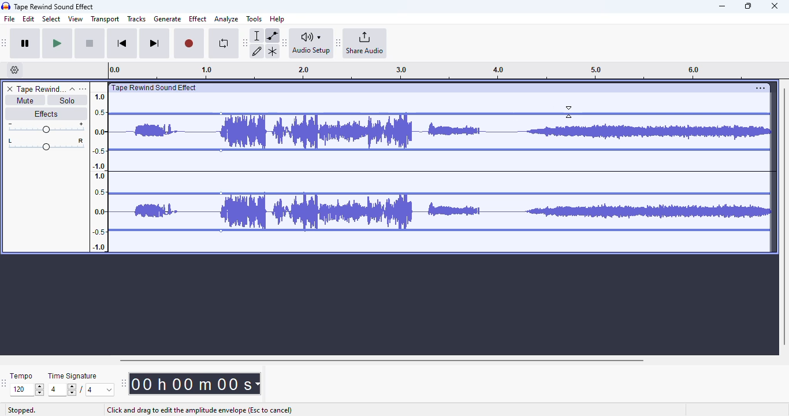  I want to click on minimize, so click(722, 6).